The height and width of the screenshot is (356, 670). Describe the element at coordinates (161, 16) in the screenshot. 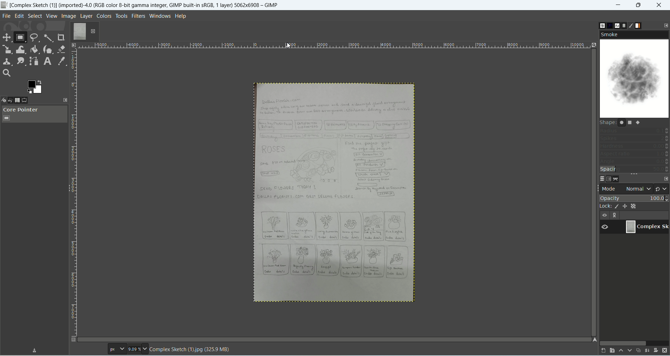

I see `windows` at that location.